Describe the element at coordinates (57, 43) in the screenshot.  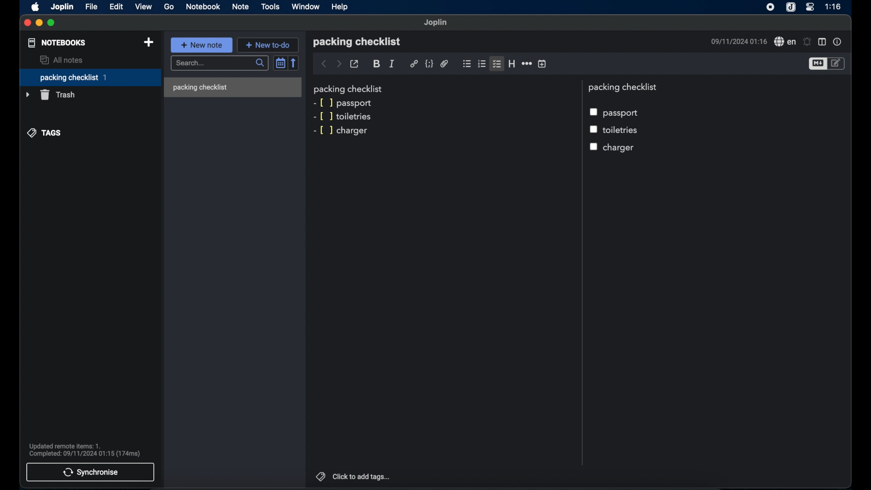
I see `notebooks` at that location.